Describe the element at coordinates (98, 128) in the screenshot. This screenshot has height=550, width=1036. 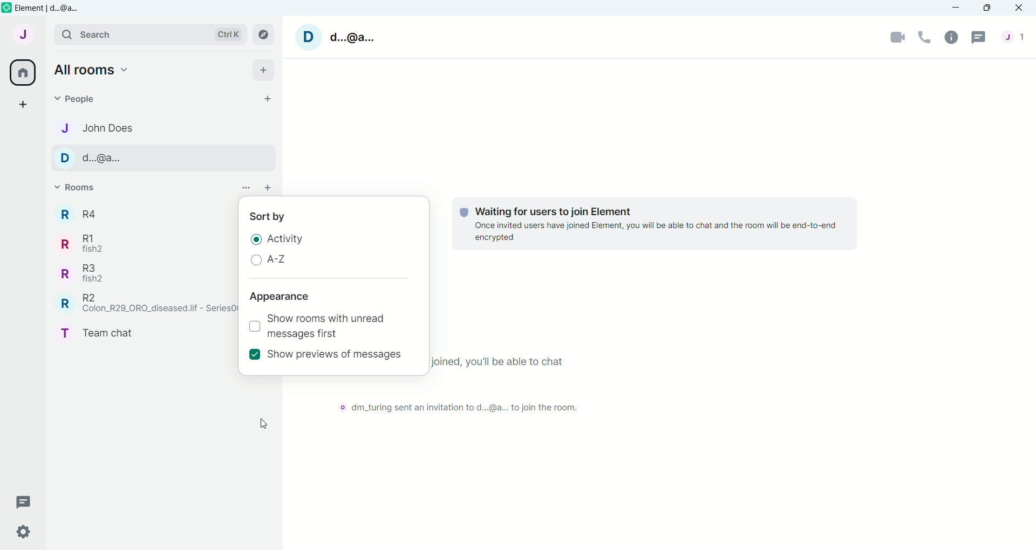
I see `J John Does` at that location.